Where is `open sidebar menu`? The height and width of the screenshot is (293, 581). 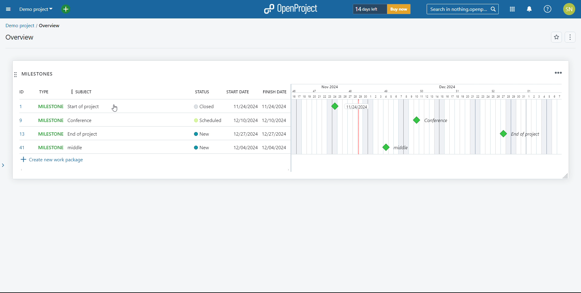 open sidebar menu is located at coordinates (8, 9).